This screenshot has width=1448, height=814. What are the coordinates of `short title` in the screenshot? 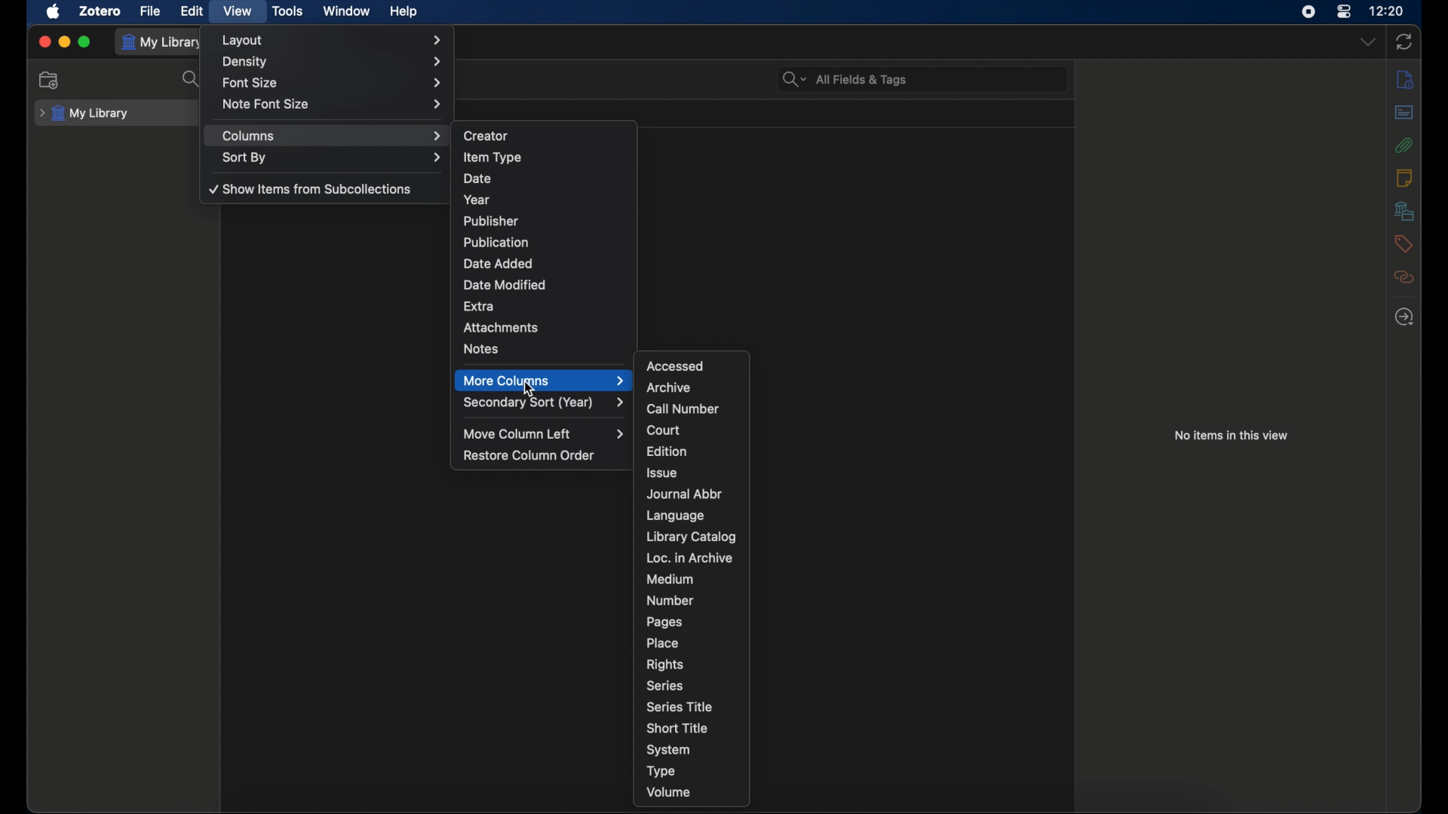 It's located at (677, 727).